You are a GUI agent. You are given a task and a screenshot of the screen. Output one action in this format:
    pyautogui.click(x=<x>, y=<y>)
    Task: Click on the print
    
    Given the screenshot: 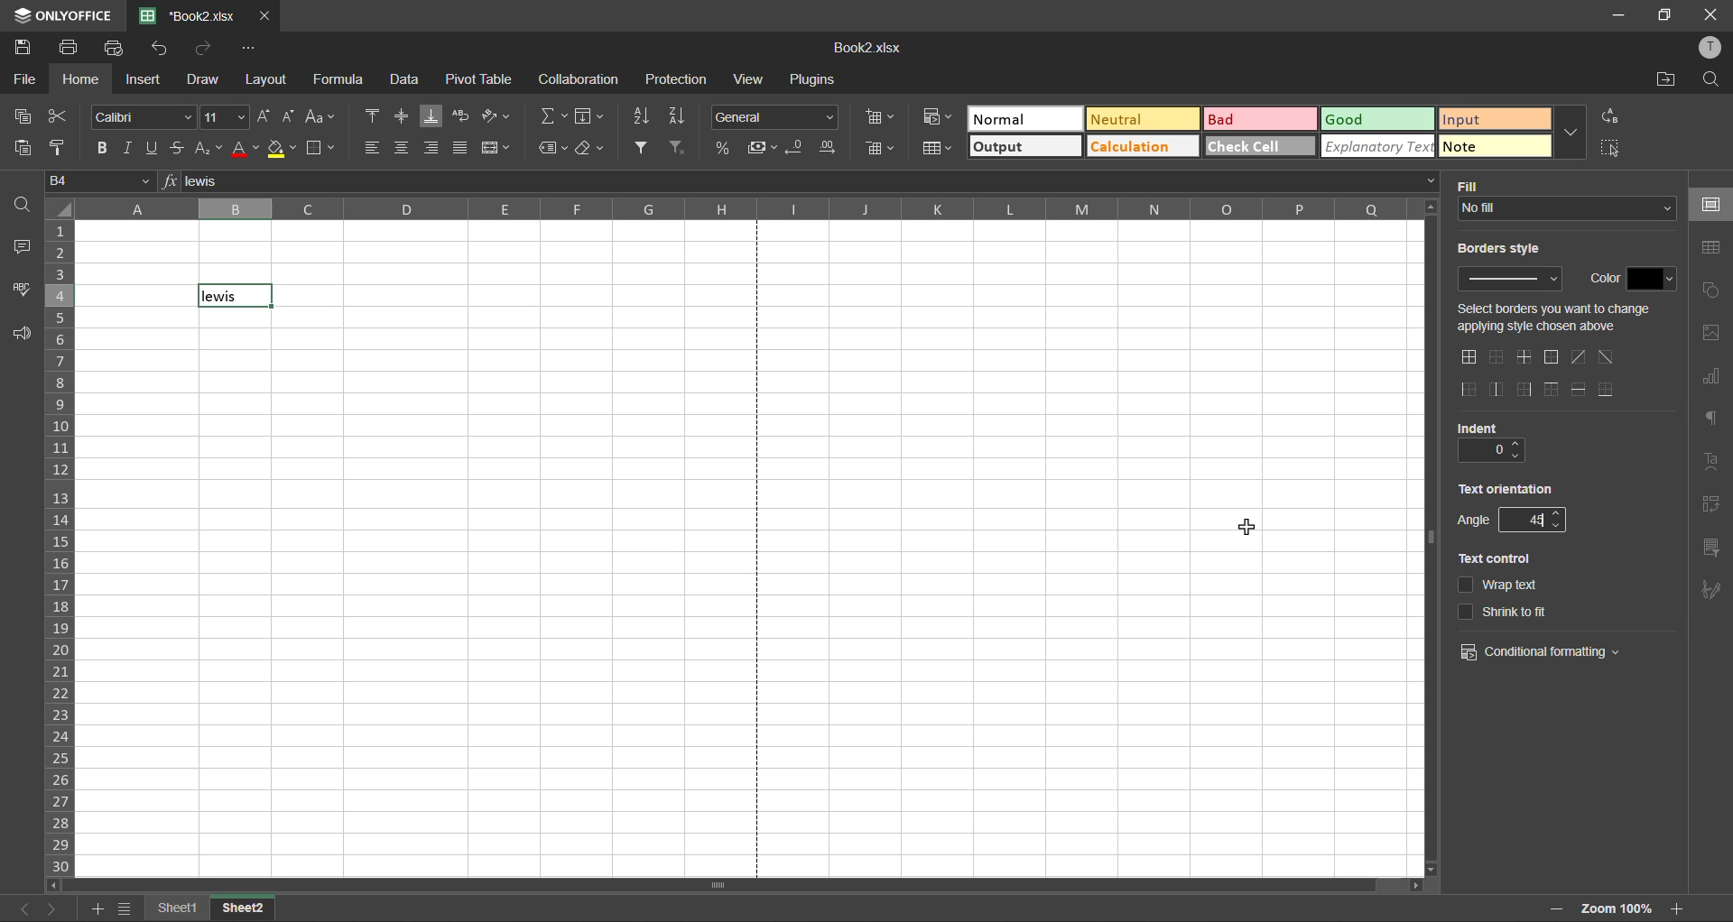 What is the action you would take?
    pyautogui.click(x=68, y=47)
    